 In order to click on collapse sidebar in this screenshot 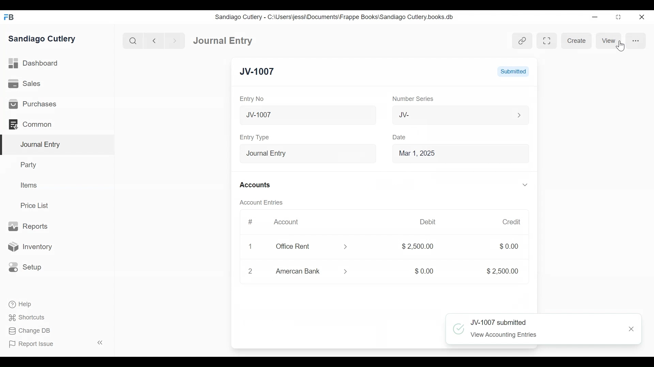, I will do `click(99, 343)`.